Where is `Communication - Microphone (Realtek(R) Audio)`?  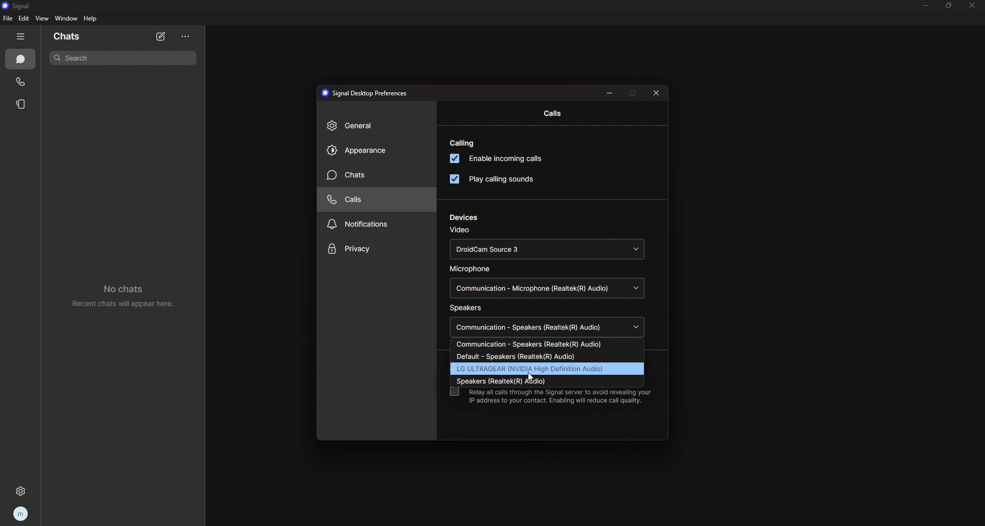 Communication - Microphone (Realtek(R) Audio) is located at coordinates (545, 288).